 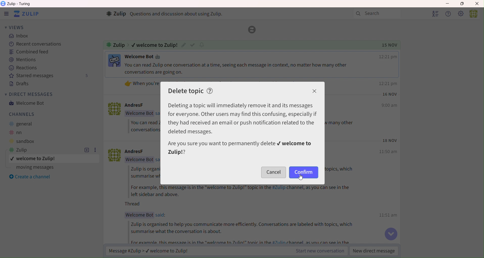 What do you see at coordinates (374, 251) in the screenshot?
I see `New direct message` at bounding box center [374, 251].